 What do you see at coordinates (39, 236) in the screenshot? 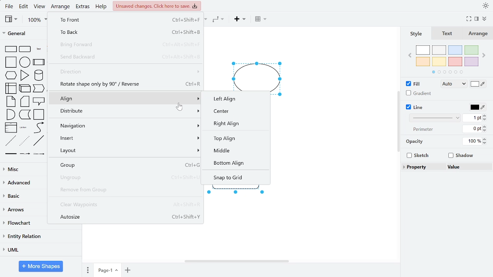
I see `entity relation` at bounding box center [39, 236].